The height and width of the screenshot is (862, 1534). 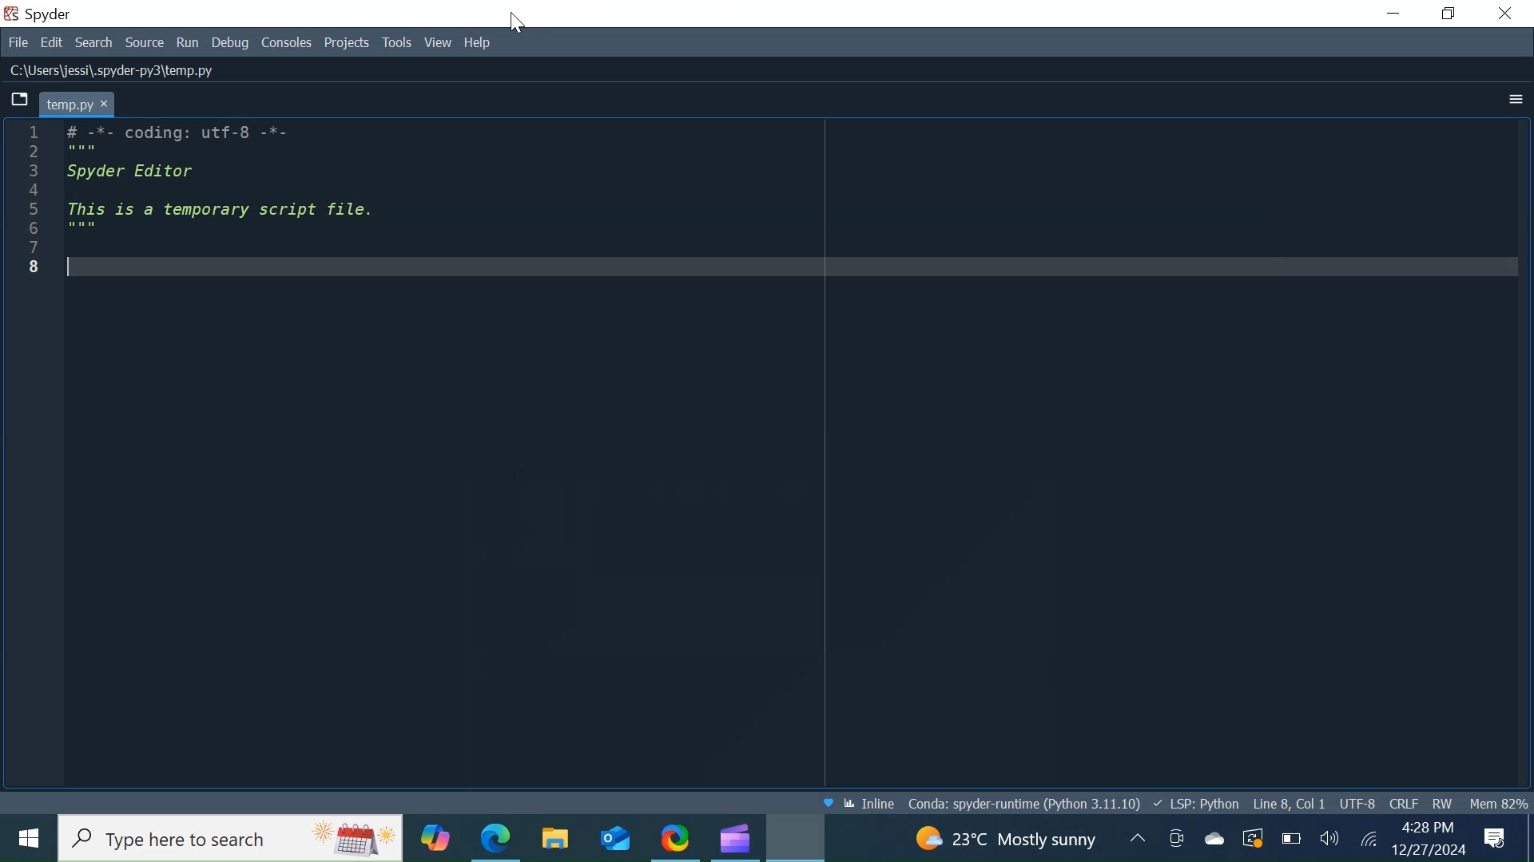 What do you see at coordinates (1512, 98) in the screenshot?
I see `More options` at bounding box center [1512, 98].